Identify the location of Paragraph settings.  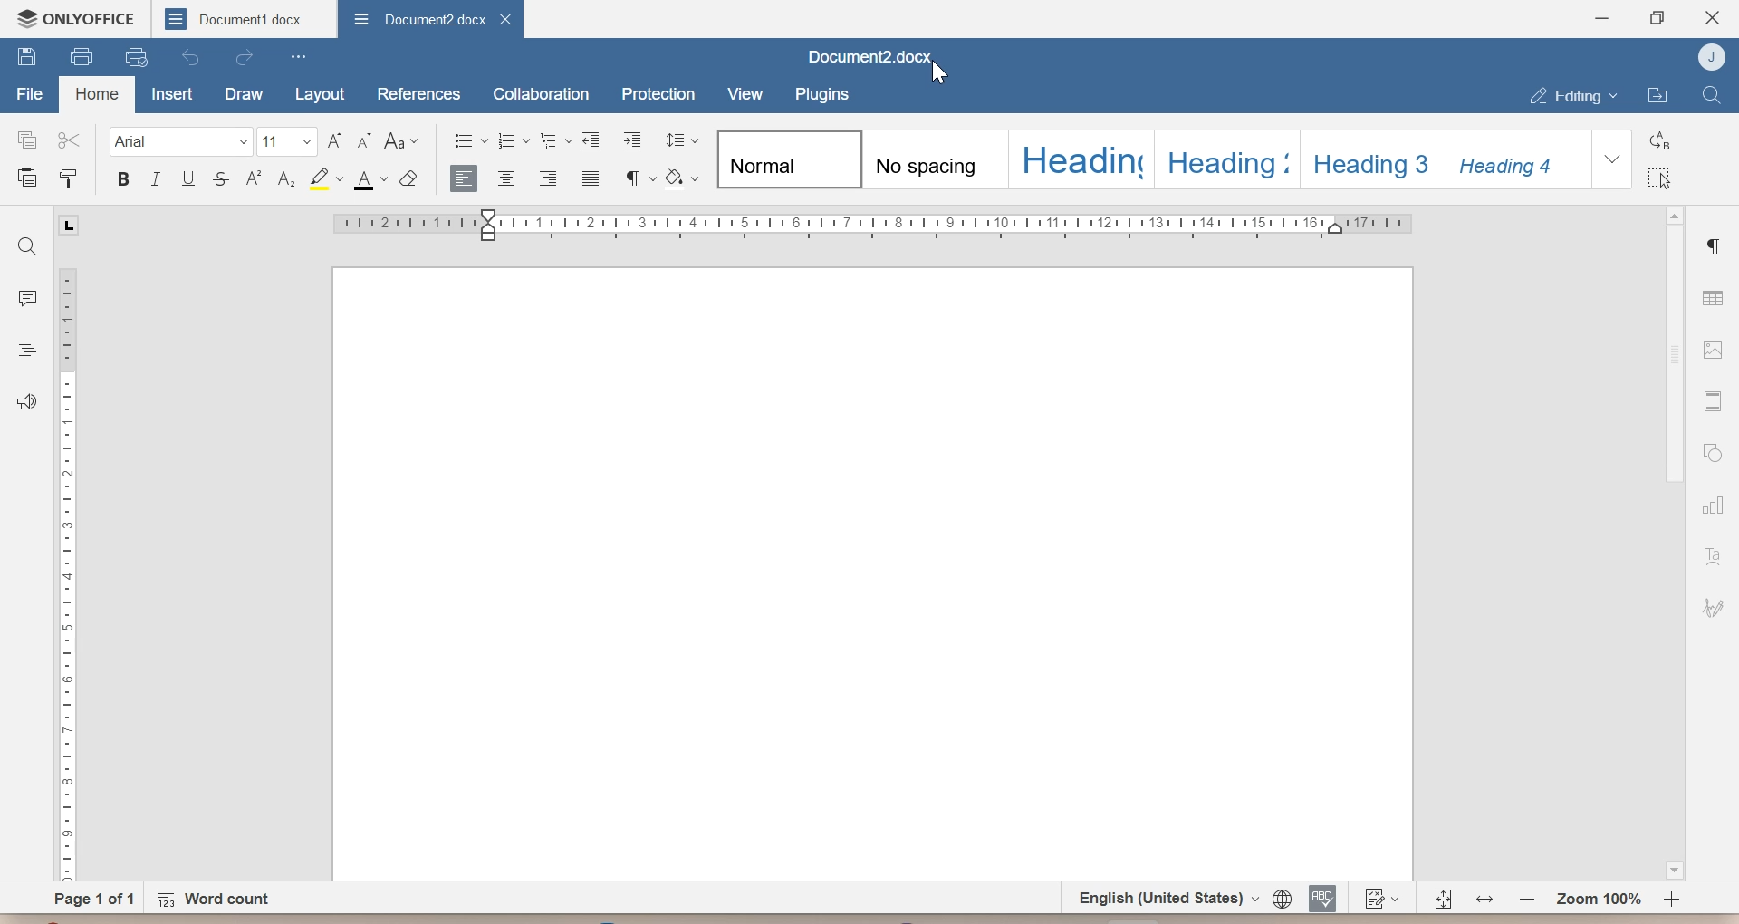
(1717, 245).